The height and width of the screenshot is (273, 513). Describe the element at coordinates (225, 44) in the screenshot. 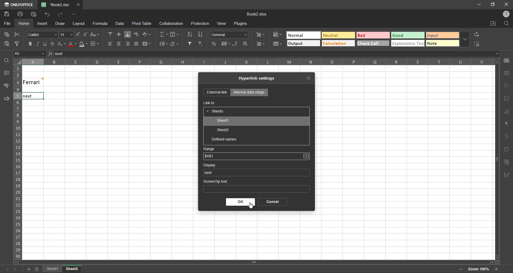

I see `accounting` at that location.